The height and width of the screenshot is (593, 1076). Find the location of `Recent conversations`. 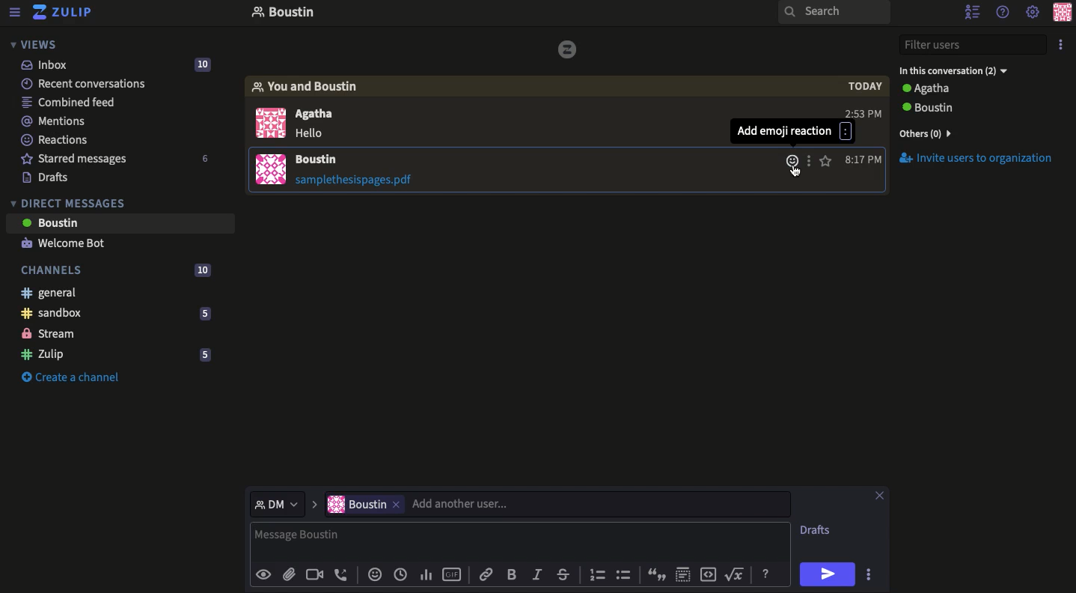

Recent conversations is located at coordinates (85, 84).